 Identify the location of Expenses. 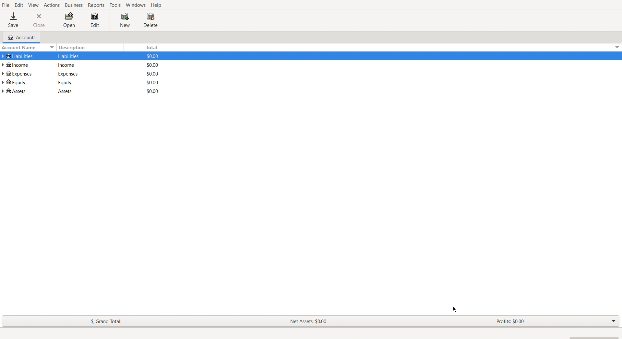
(67, 74).